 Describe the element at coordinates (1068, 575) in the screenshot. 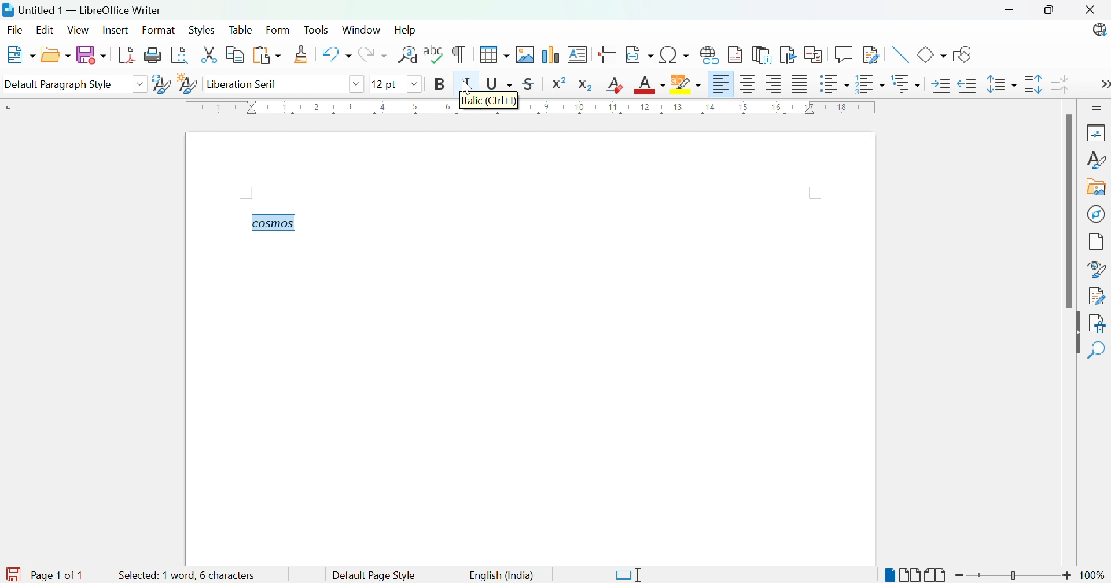

I see `Zoom in` at that location.